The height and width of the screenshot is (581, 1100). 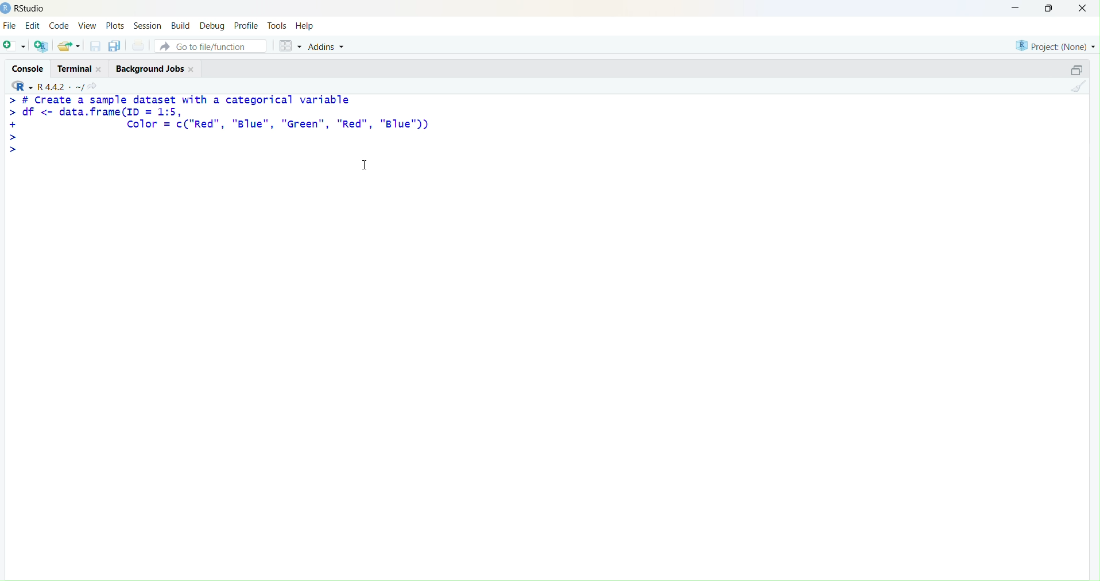 What do you see at coordinates (60, 87) in the screenshot?
I see `R 4.4.2 ~/` at bounding box center [60, 87].